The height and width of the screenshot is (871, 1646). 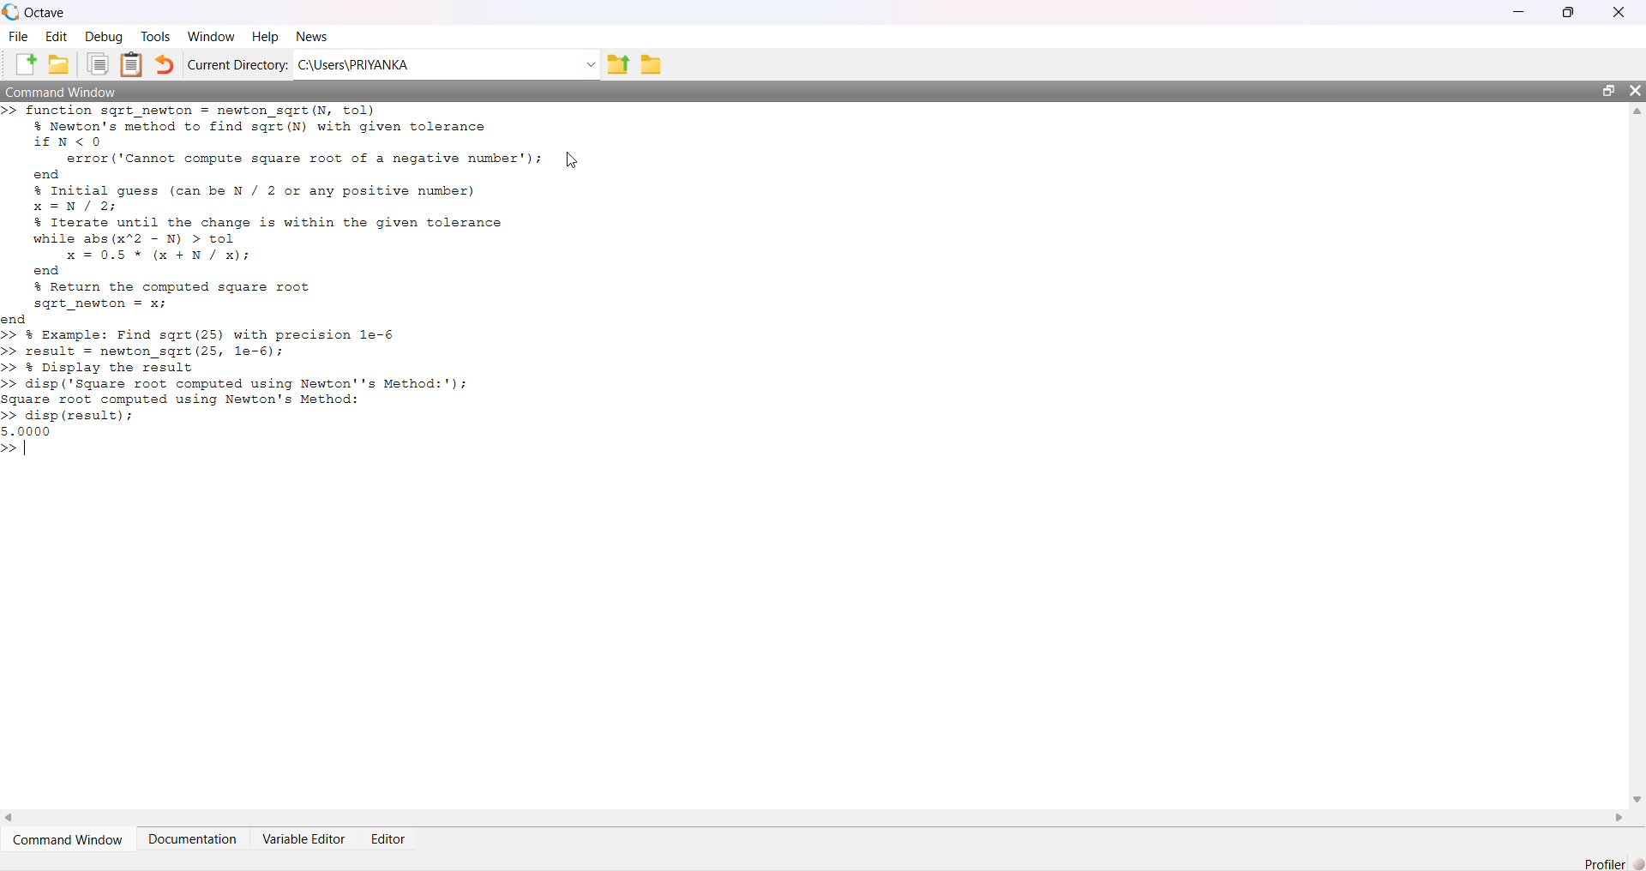 What do you see at coordinates (19, 38) in the screenshot?
I see `File` at bounding box center [19, 38].